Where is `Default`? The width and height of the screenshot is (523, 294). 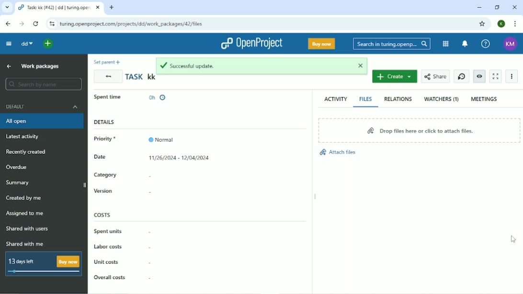
Default is located at coordinates (41, 106).